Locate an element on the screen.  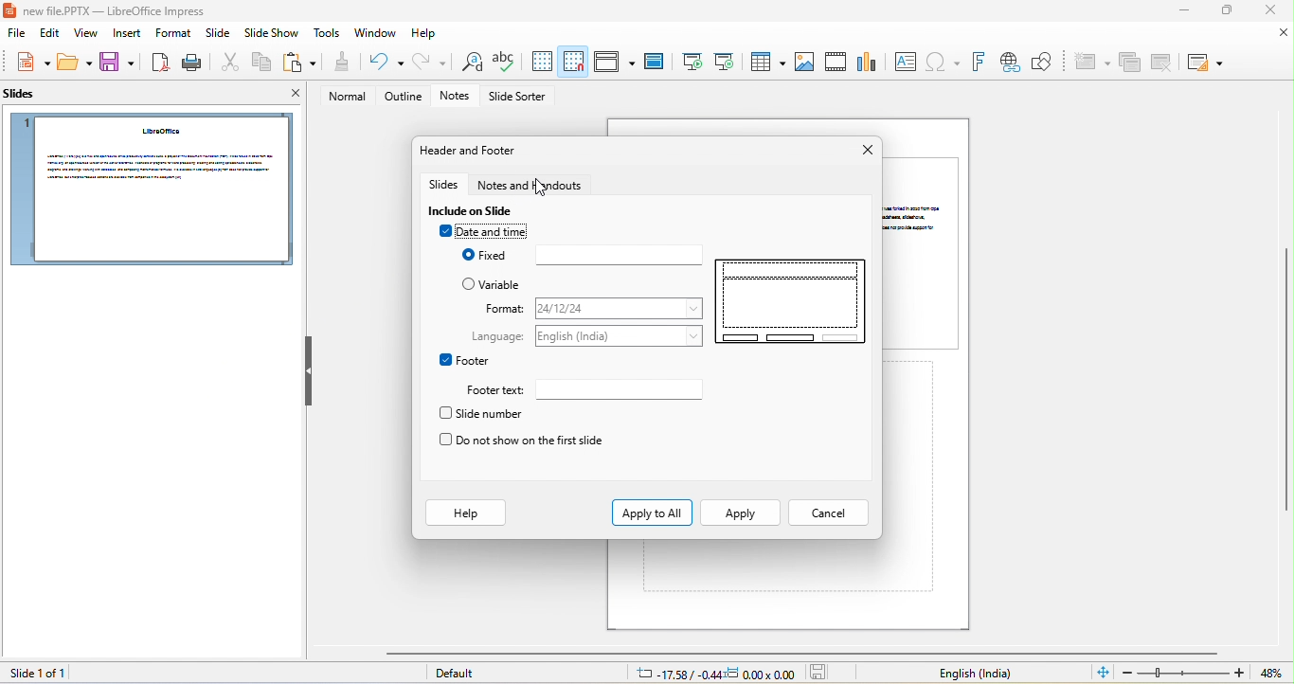
file is located at coordinates (13, 34).